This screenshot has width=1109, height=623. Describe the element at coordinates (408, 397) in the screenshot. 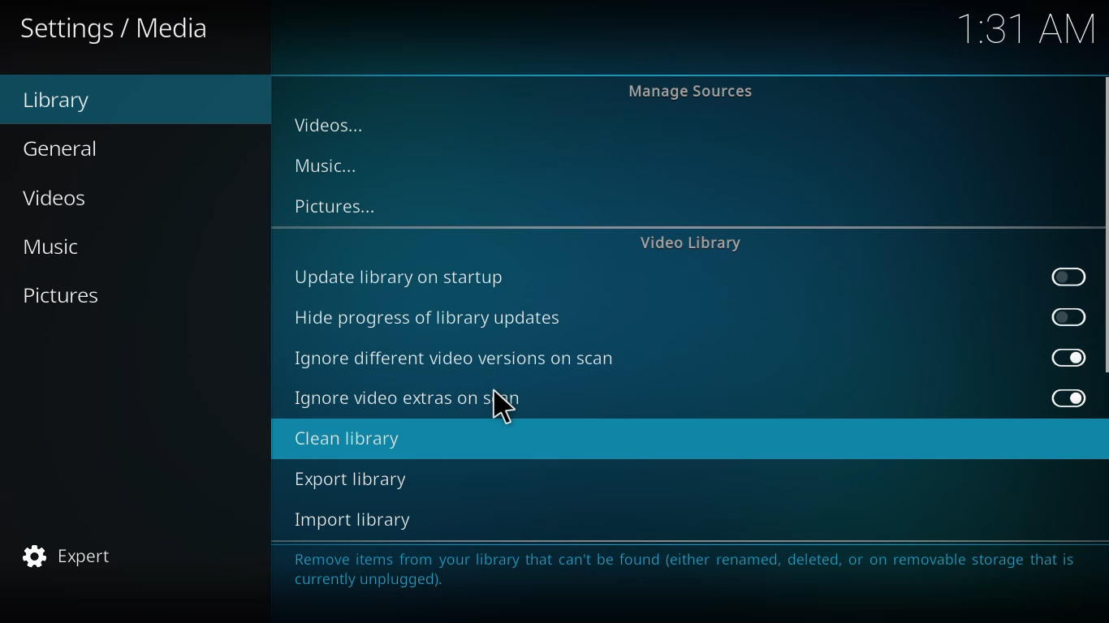

I see `ignore video extras on scan` at that location.